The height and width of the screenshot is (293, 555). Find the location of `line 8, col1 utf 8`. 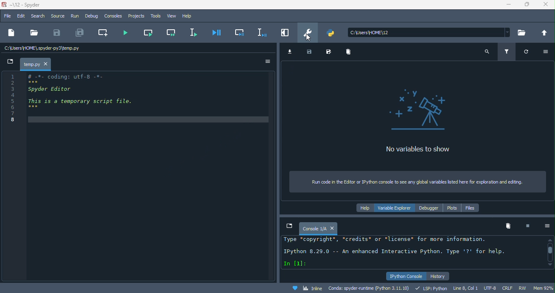

line 8, col1 utf 8 is located at coordinates (476, 288).